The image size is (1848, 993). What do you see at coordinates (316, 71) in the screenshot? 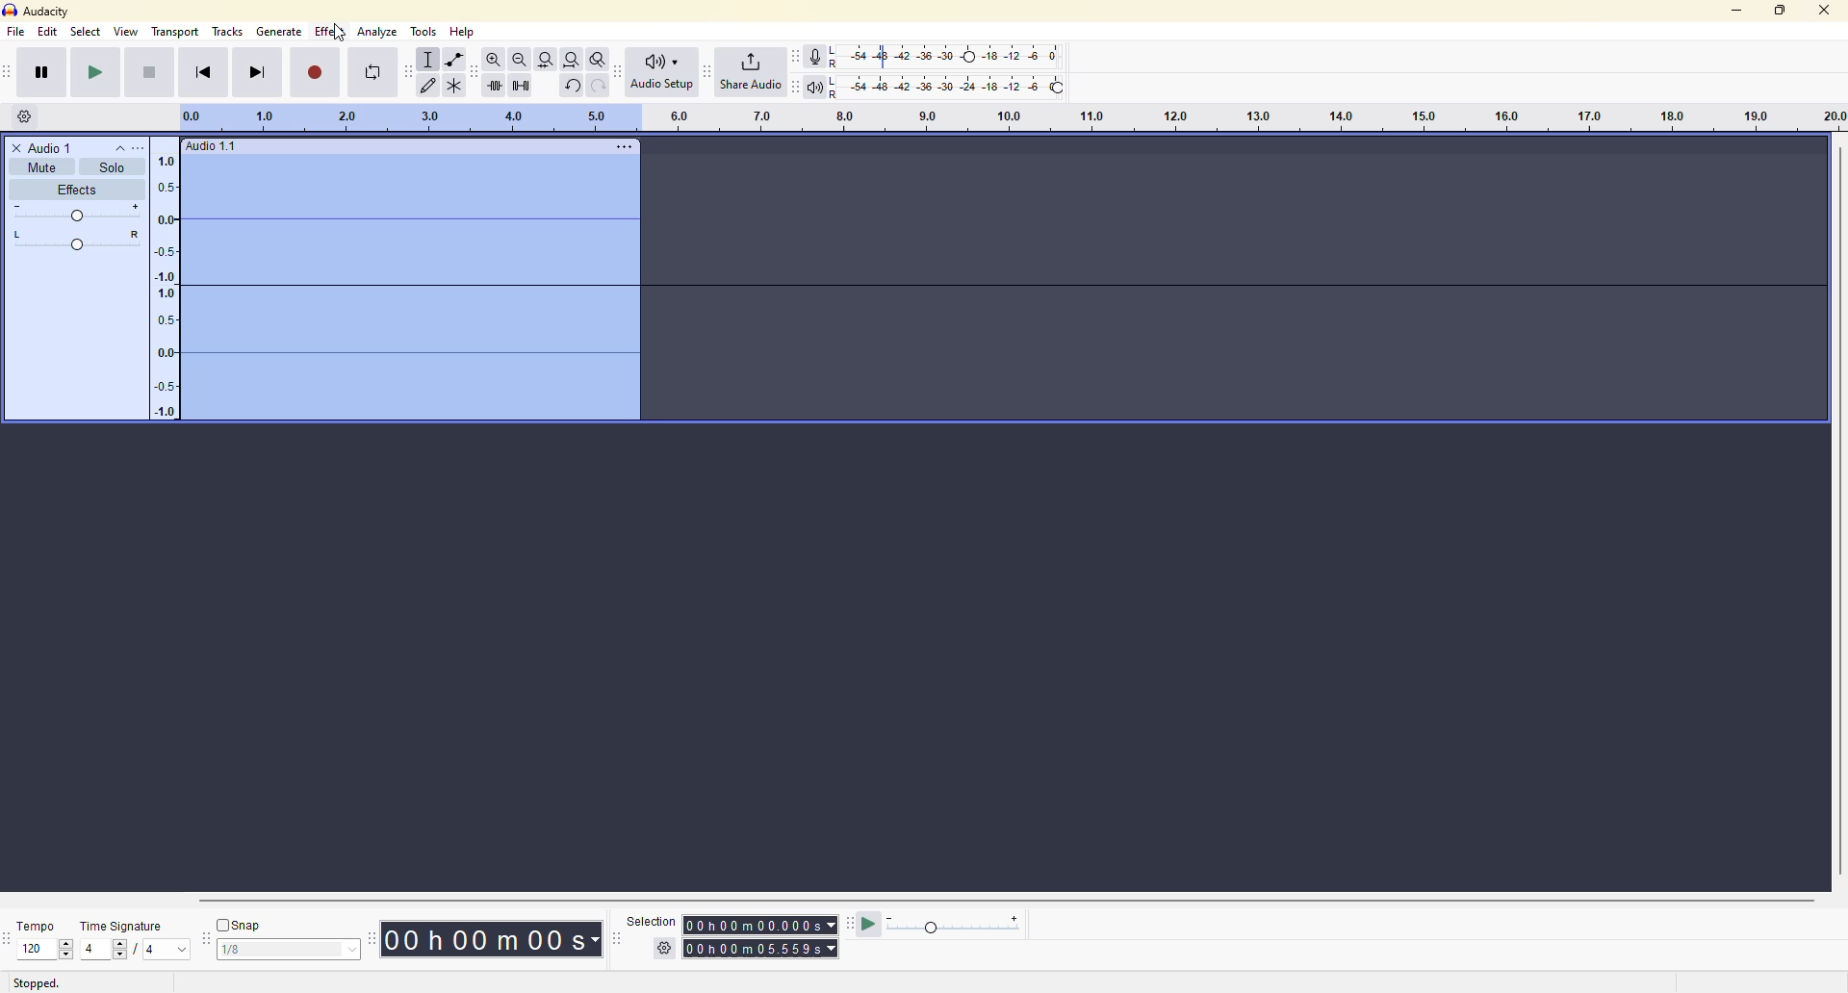
I see `record` at bounding box center [316, 71].